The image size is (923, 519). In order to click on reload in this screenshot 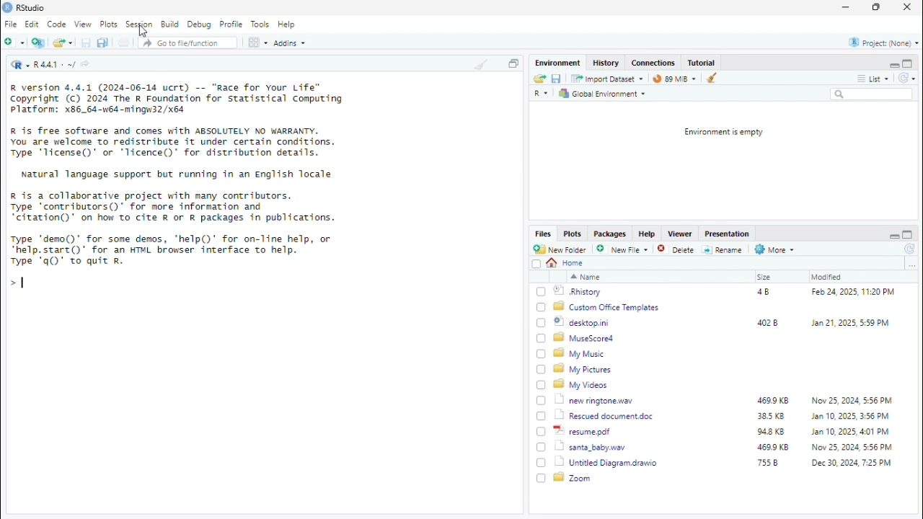, I will do `click(911, 249)`.